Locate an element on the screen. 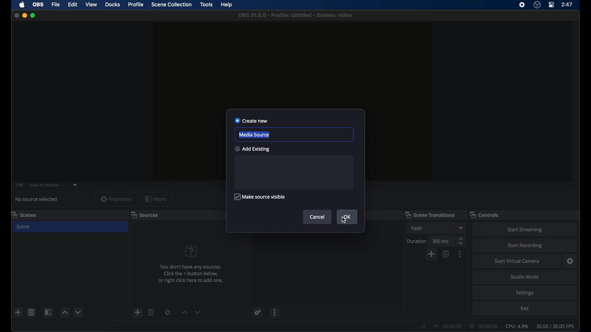 The image size is (591, 332). scene filters is located at coordinates (48, 312).